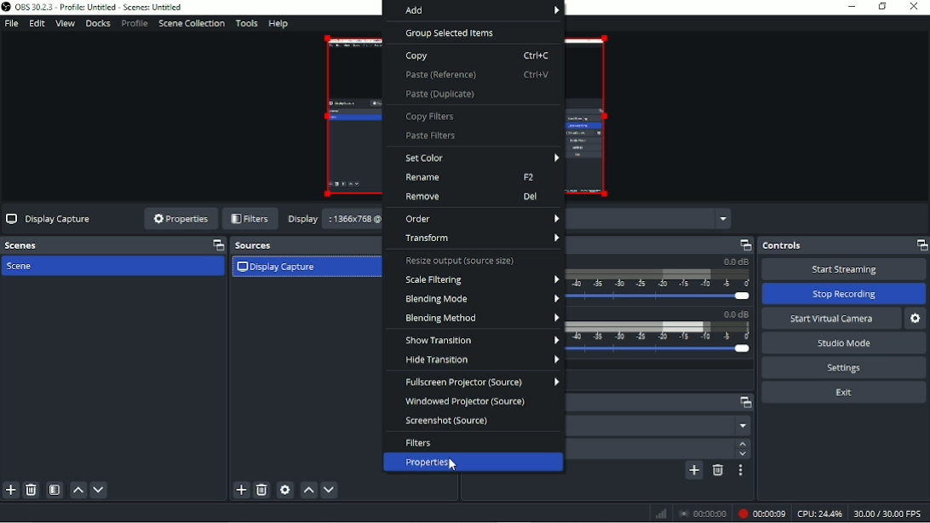  I want to click on Audio mixer, so click(662, 244).